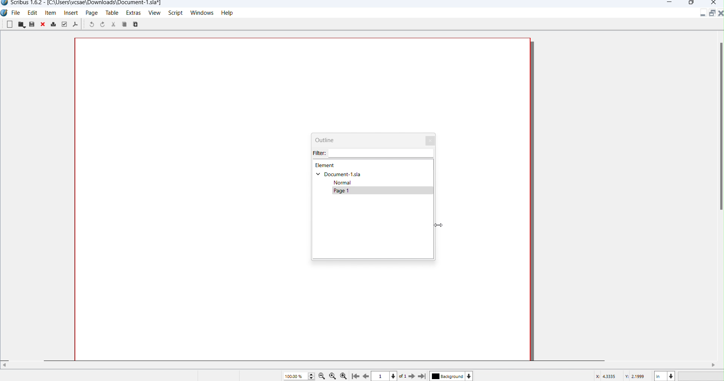 This screenshot has width=724, height=381. What do you see at coordinates (231, 14) in the screenshot?
I see `help` at bounding box center [231, 14].